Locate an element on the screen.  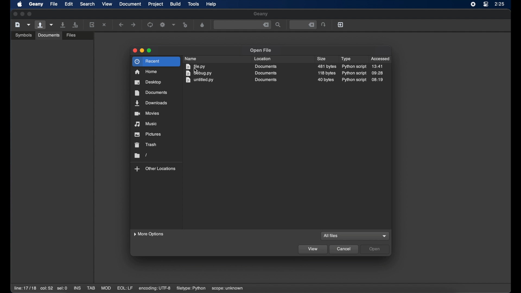
find the entered text in the current file is located at coordinates (242, 25).